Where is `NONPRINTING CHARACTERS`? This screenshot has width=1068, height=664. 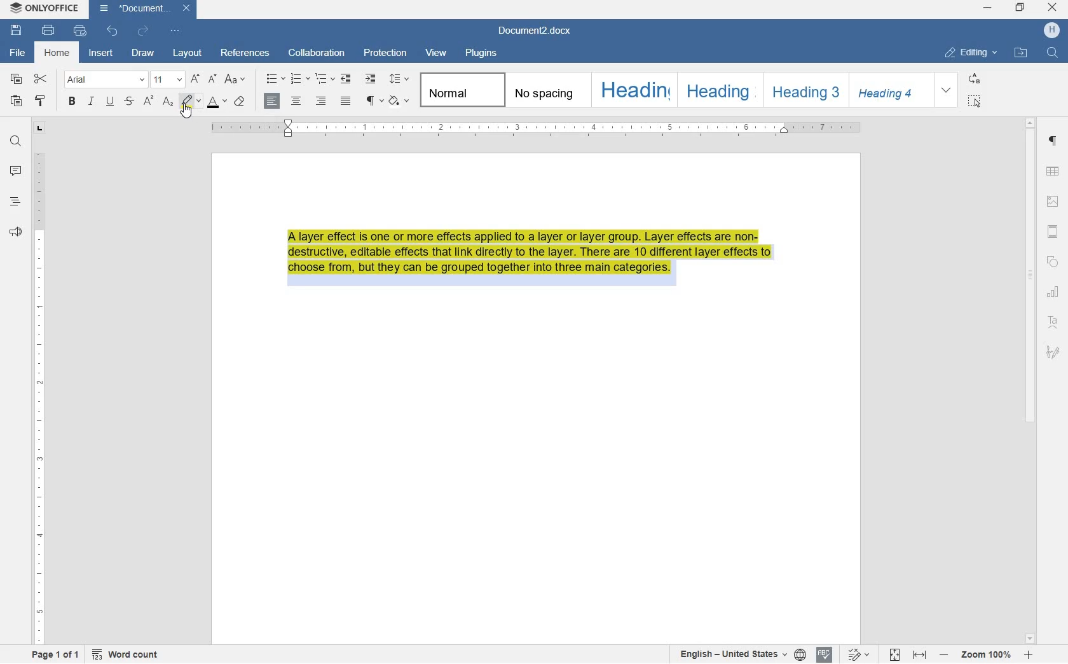
NONPRINTING CHARACTERS is located at coordinates (373, 101).